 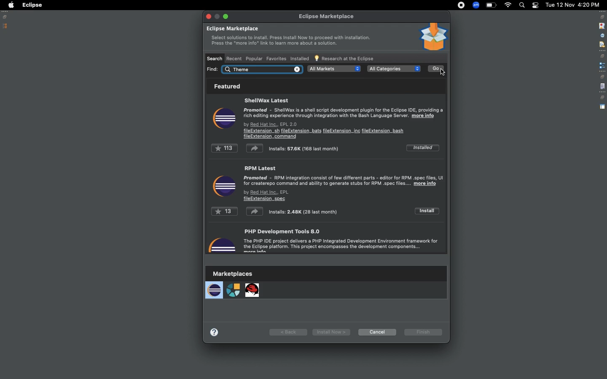 I want to click on restore, so click(x=602, y=77).